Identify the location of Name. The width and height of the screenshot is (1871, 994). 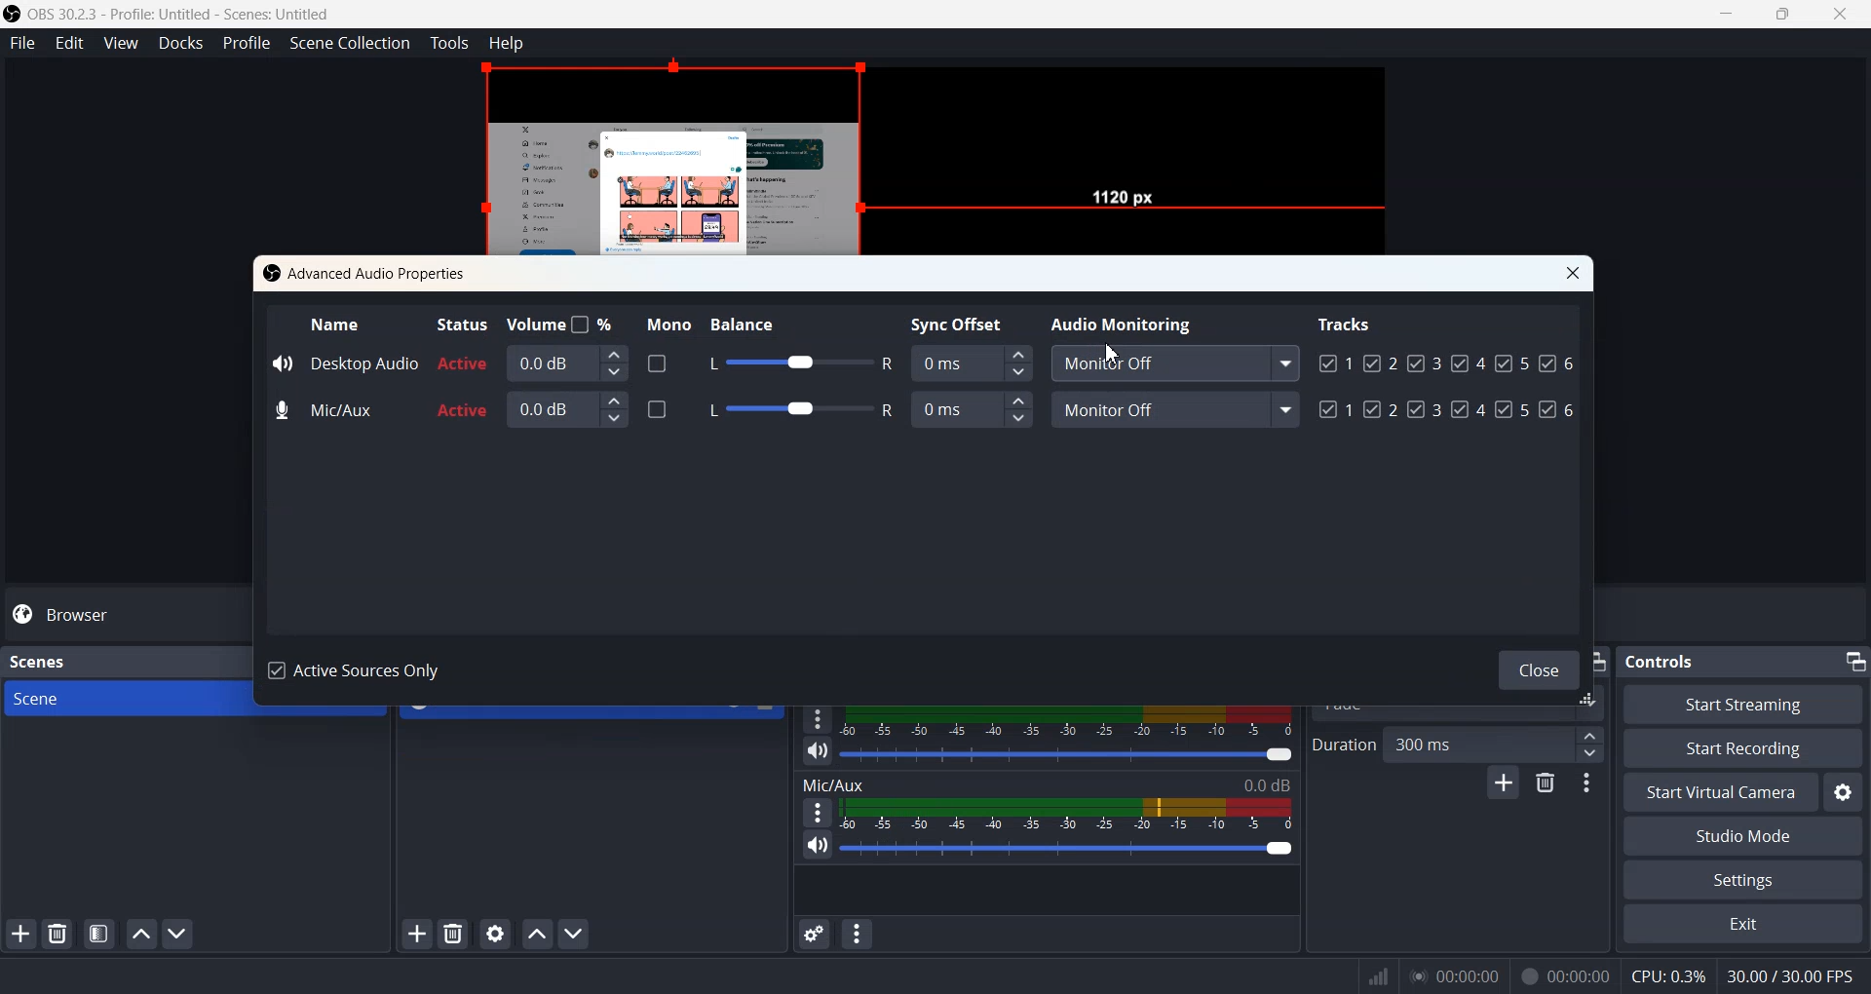
(337, 323).